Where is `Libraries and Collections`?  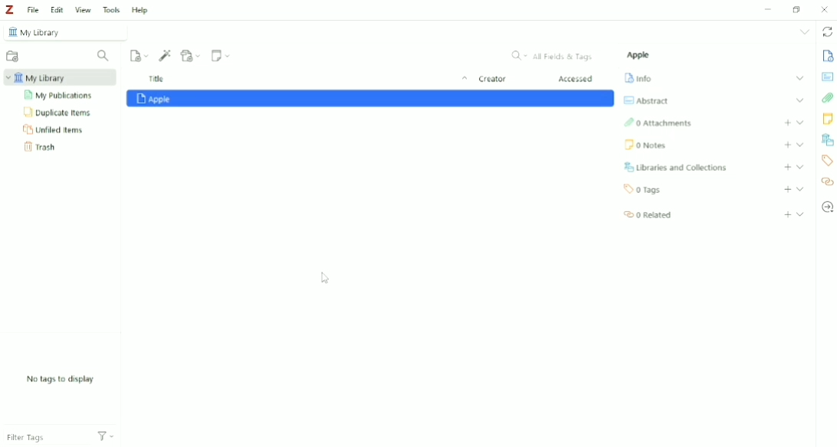 Libraries and Collections is located at coordinates (827, 140).